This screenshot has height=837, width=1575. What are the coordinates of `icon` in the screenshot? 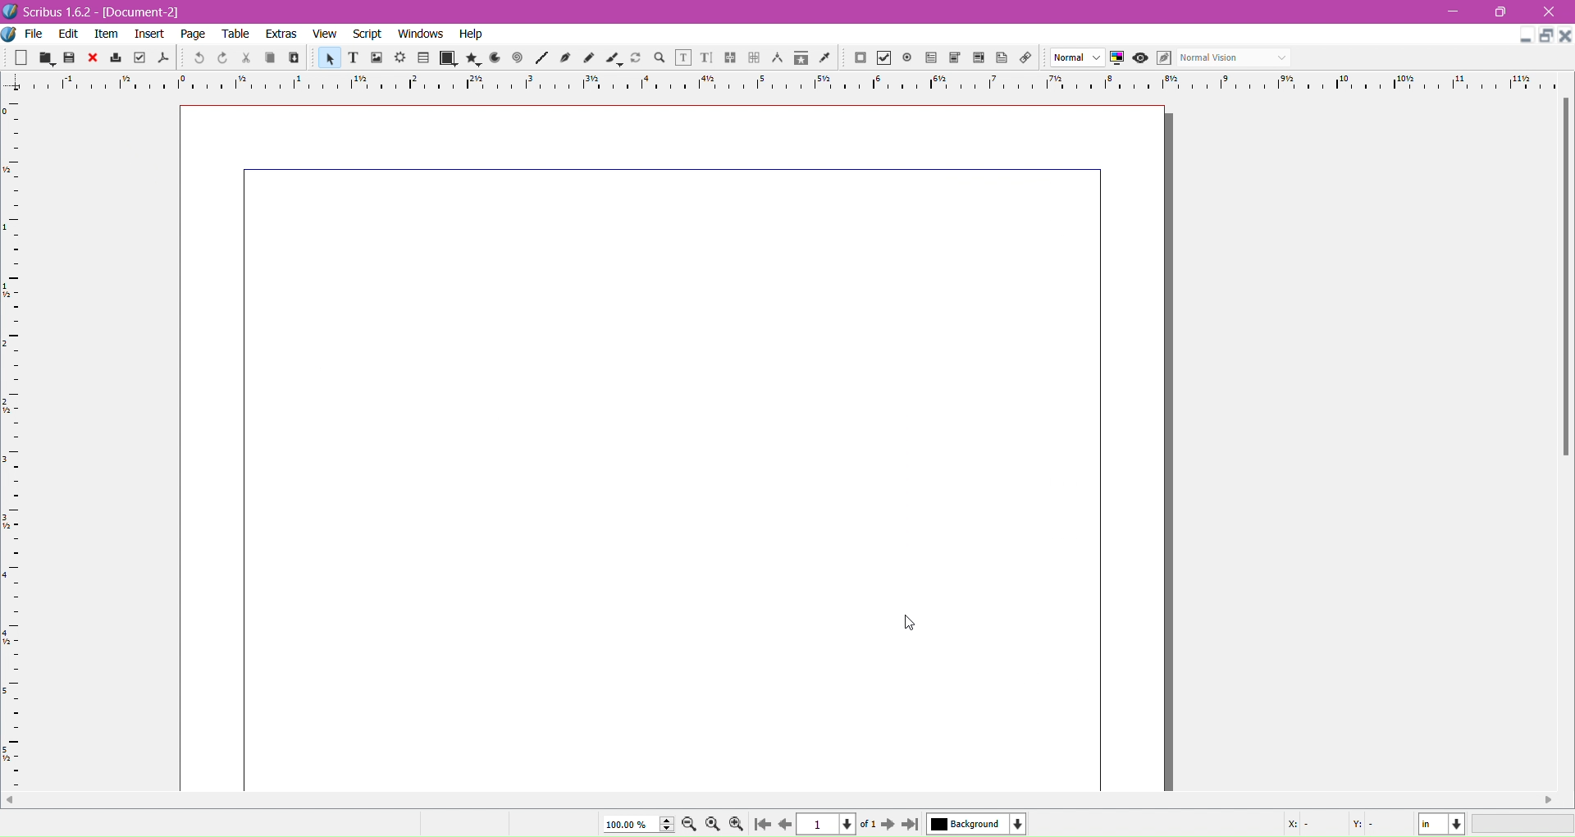 It's located at (587, 58).